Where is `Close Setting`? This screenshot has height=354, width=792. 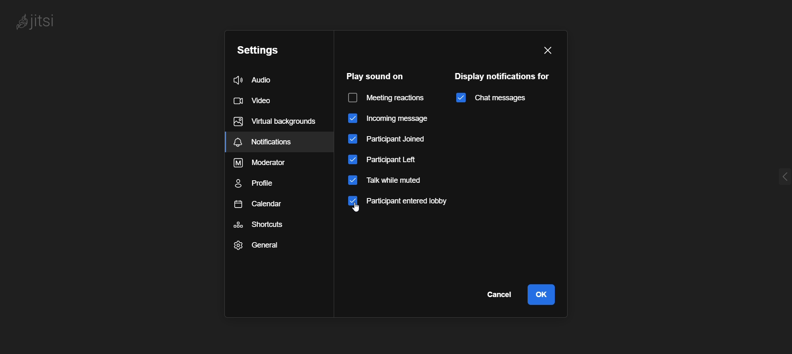
Close Setting is located at coordinates (547, 51).